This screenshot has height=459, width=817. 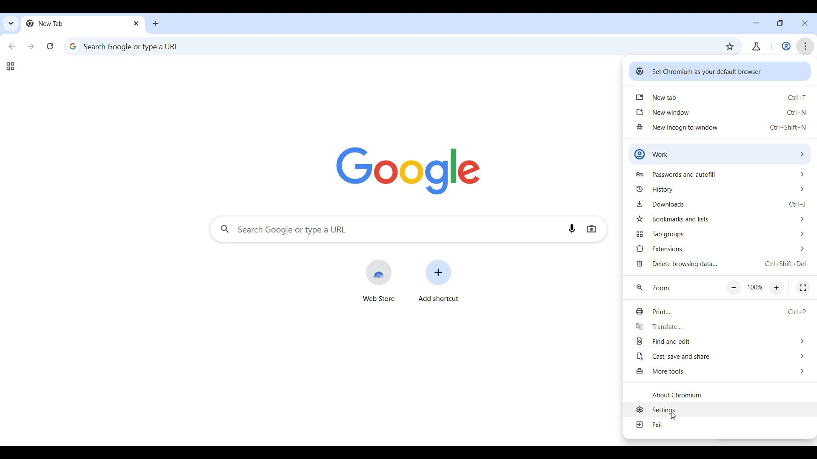 I want to click on Current/Default zoom factor, so click(x=755, y=287).